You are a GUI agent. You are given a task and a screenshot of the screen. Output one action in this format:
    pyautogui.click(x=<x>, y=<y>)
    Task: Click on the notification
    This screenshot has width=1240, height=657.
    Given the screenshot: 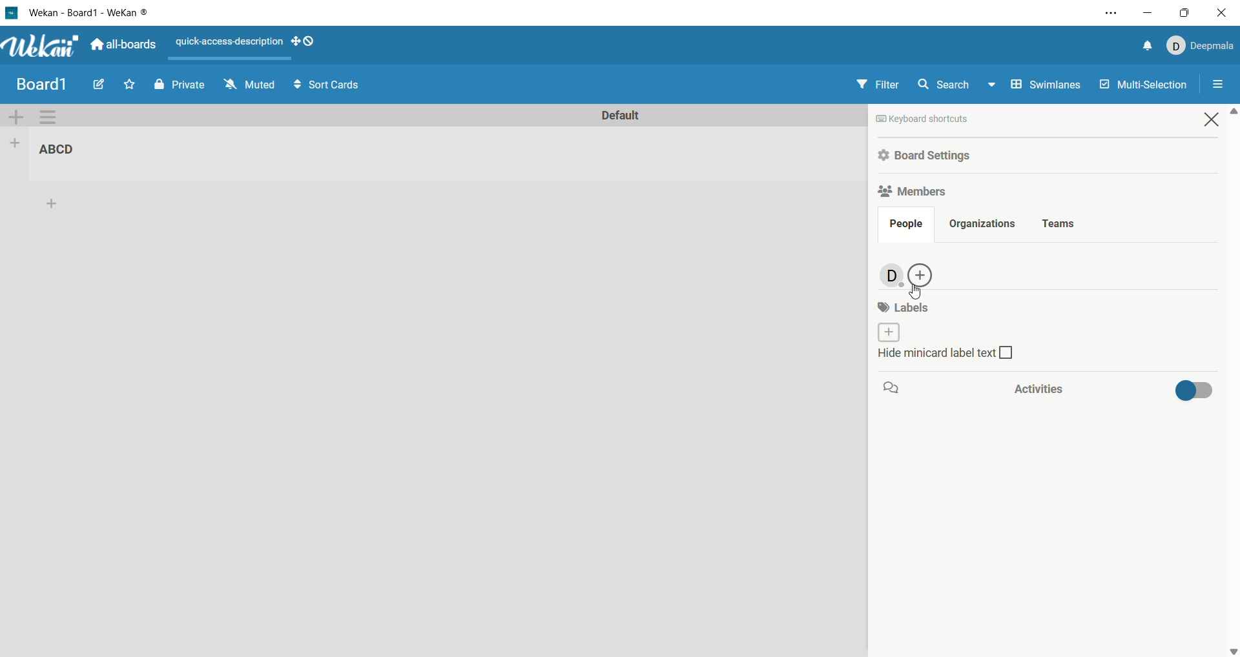 What is the action you would take?
    pyautogui.click(x=1149, y=46)
    